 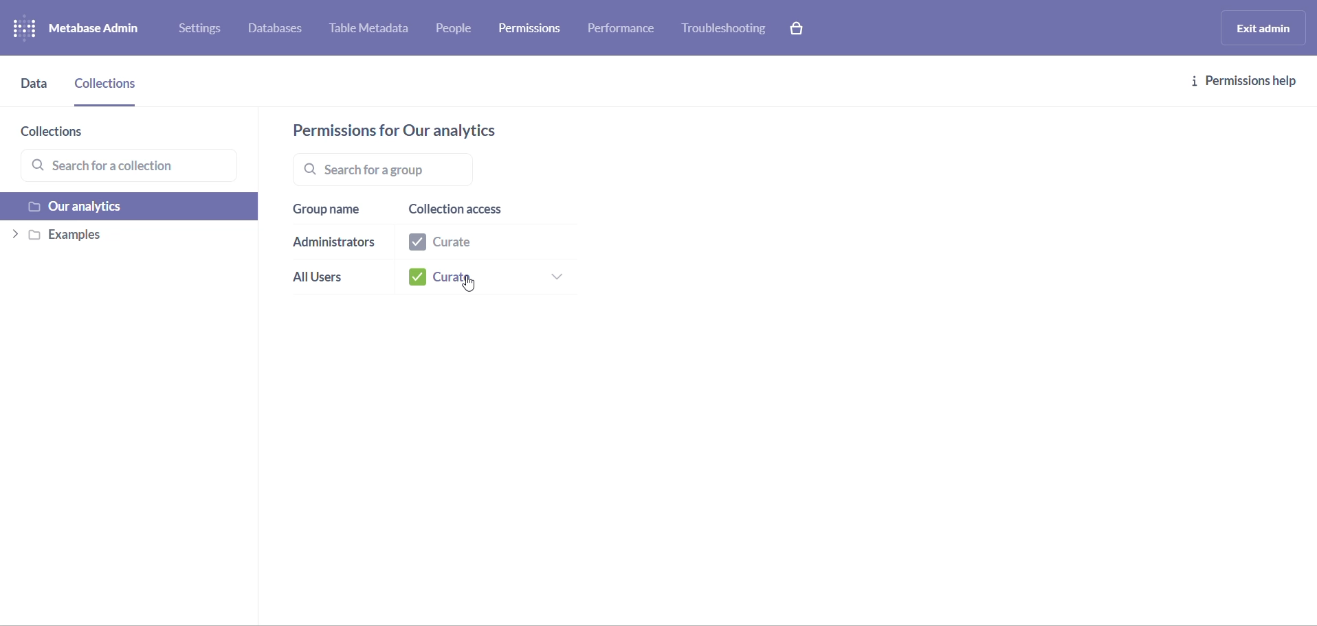 I want to click on logo and name, so click(x=88, y=29).